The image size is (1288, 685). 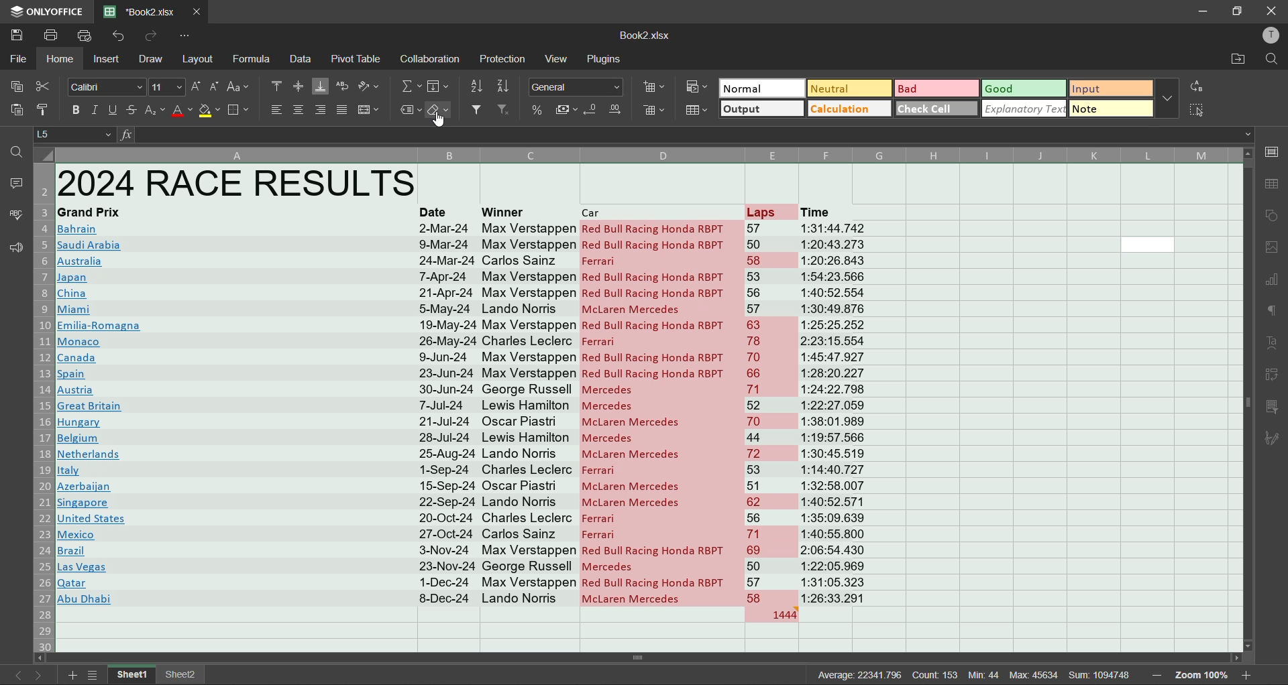 I want to click on align middle, so click(x=301, y=86).